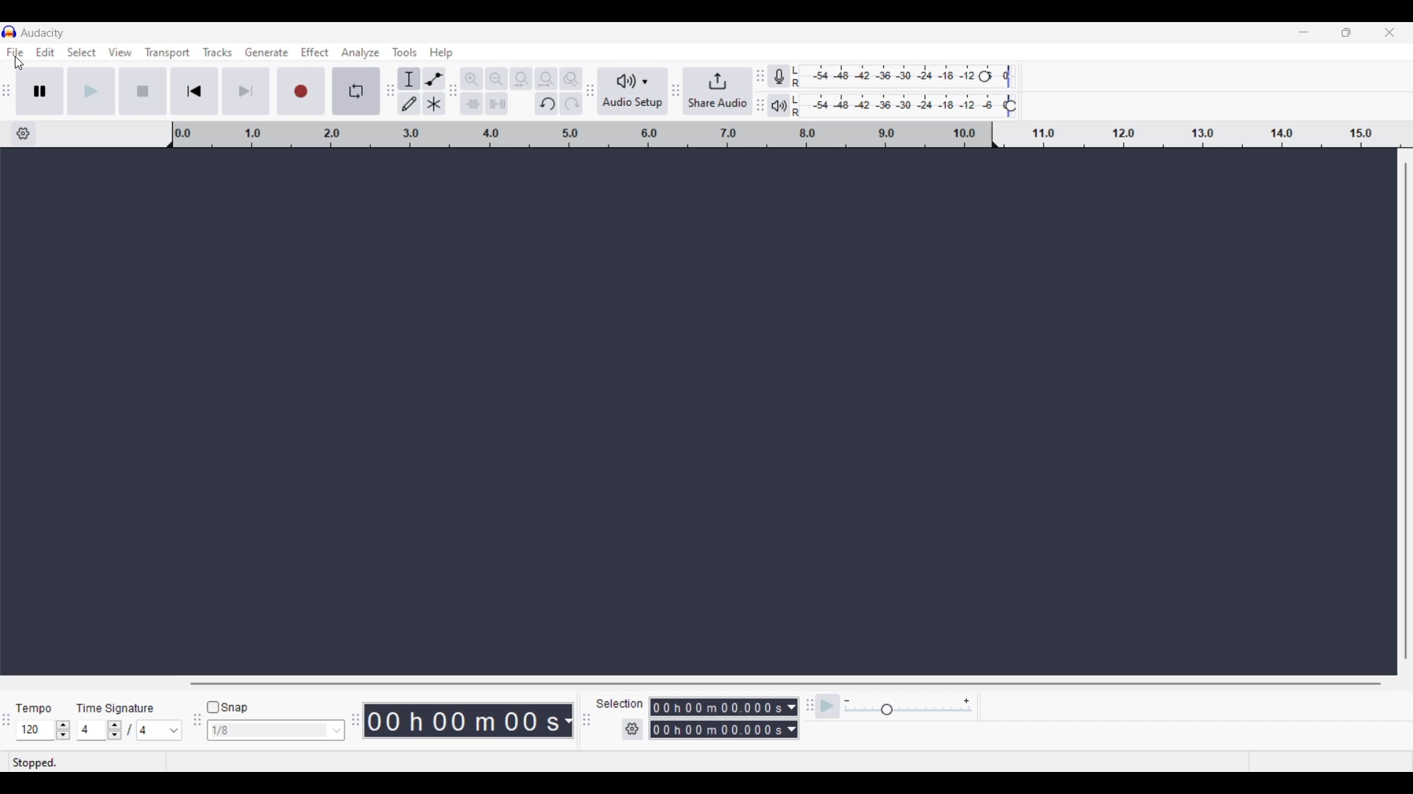 Image resolution: width=1413 pixels, height=794 pixels. I want to click on Tracks menu, so click(219, 52).